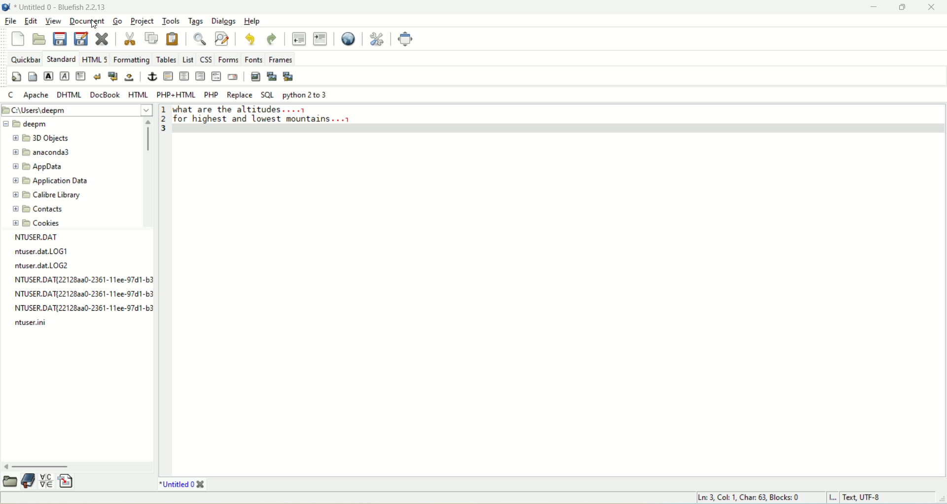 The image size is (947, 504). What do you see at coordinates (899, 8) in the screenshot?
I see `maximize` at bounding box center [899, 8].